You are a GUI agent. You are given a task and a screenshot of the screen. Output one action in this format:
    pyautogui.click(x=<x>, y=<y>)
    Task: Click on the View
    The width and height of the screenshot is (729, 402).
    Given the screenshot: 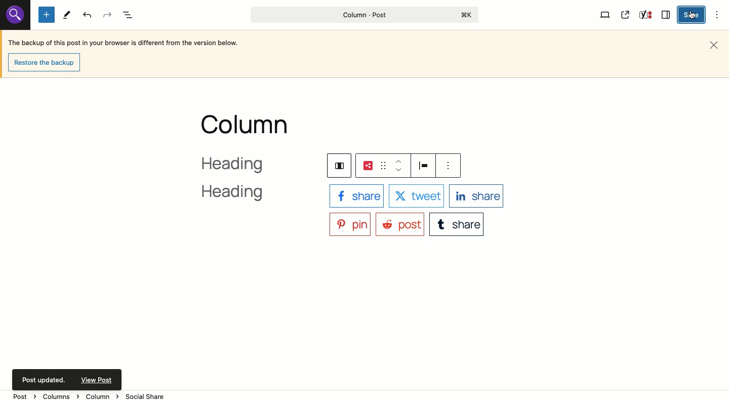 What is the action you would take?
    pyautogui.click(x=605, y=14)
    